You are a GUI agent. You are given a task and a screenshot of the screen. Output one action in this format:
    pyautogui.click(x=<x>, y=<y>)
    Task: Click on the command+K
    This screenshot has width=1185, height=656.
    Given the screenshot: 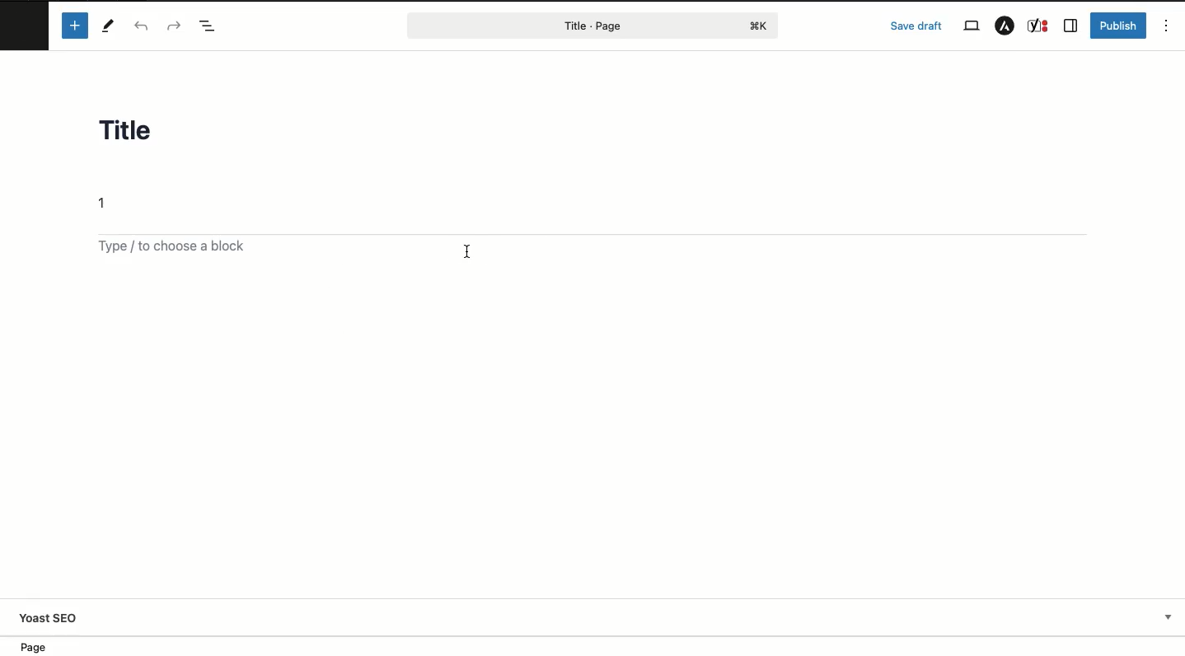 What is the action you would take?
    pyautogui.click(x=760, y=26)
    